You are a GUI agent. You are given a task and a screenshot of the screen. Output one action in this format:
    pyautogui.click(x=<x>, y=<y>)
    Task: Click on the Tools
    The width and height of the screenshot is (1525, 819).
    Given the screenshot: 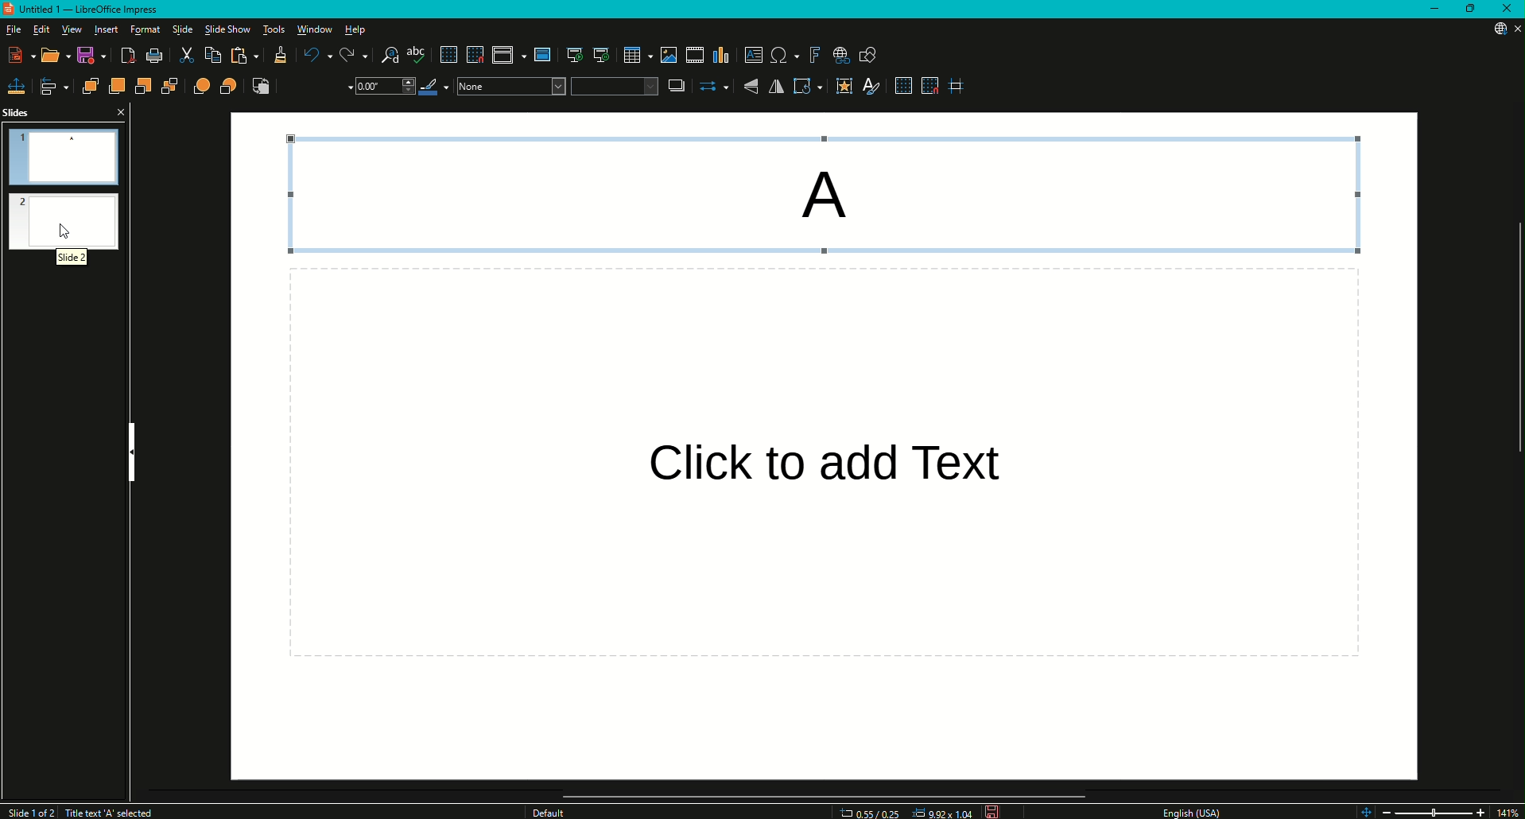 What is the action you would take?
    pyautogui.click(x=276, y=30)
    